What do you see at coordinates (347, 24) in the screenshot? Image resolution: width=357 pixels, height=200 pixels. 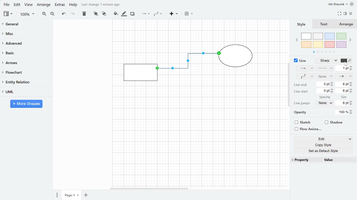 I see `Arrange` at bounding box center [347, 24].